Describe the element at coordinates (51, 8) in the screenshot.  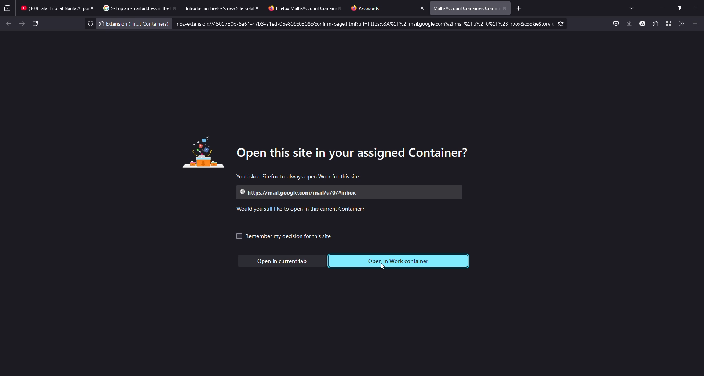
I see `' (160) Fatal Error at Narita Air` at that location.